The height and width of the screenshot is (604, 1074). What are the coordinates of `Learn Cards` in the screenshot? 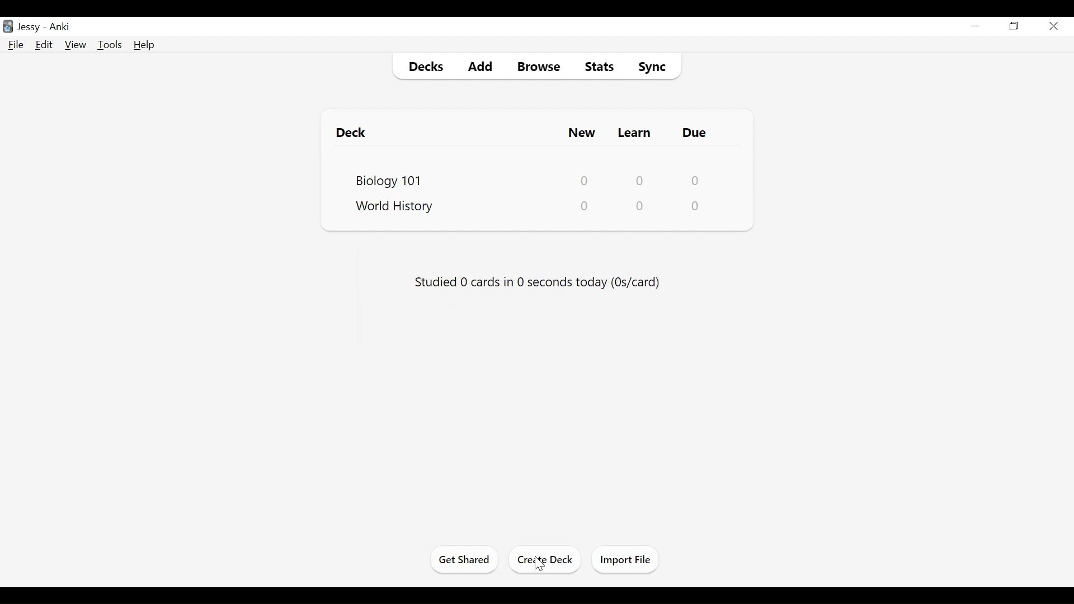 It's located at (636, 132).